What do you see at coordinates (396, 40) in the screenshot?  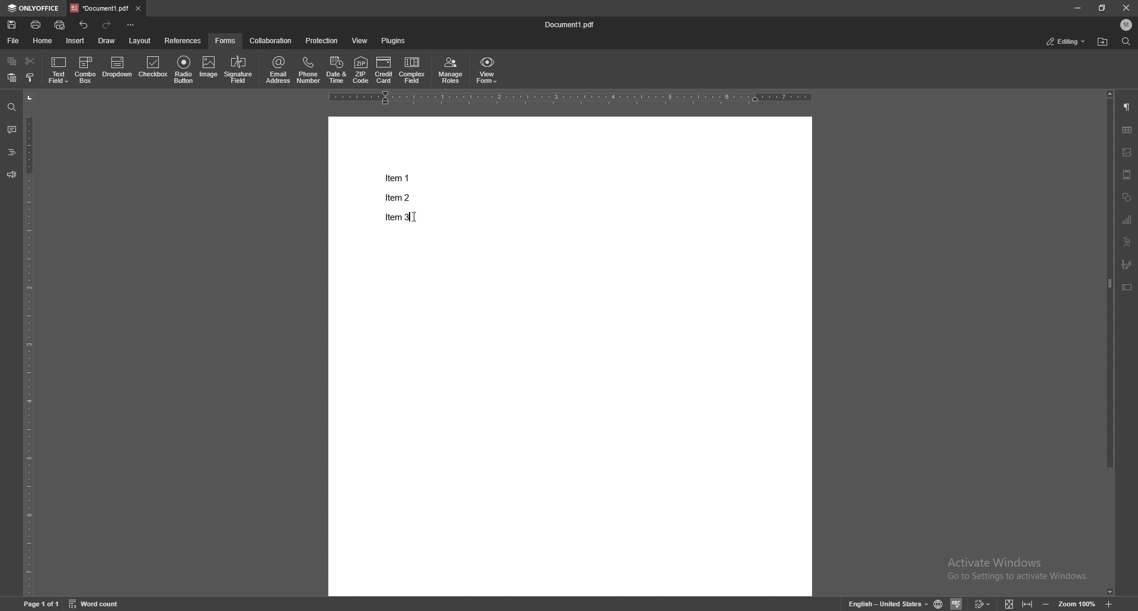 I see `plugins` at bounding box center [396, 40].